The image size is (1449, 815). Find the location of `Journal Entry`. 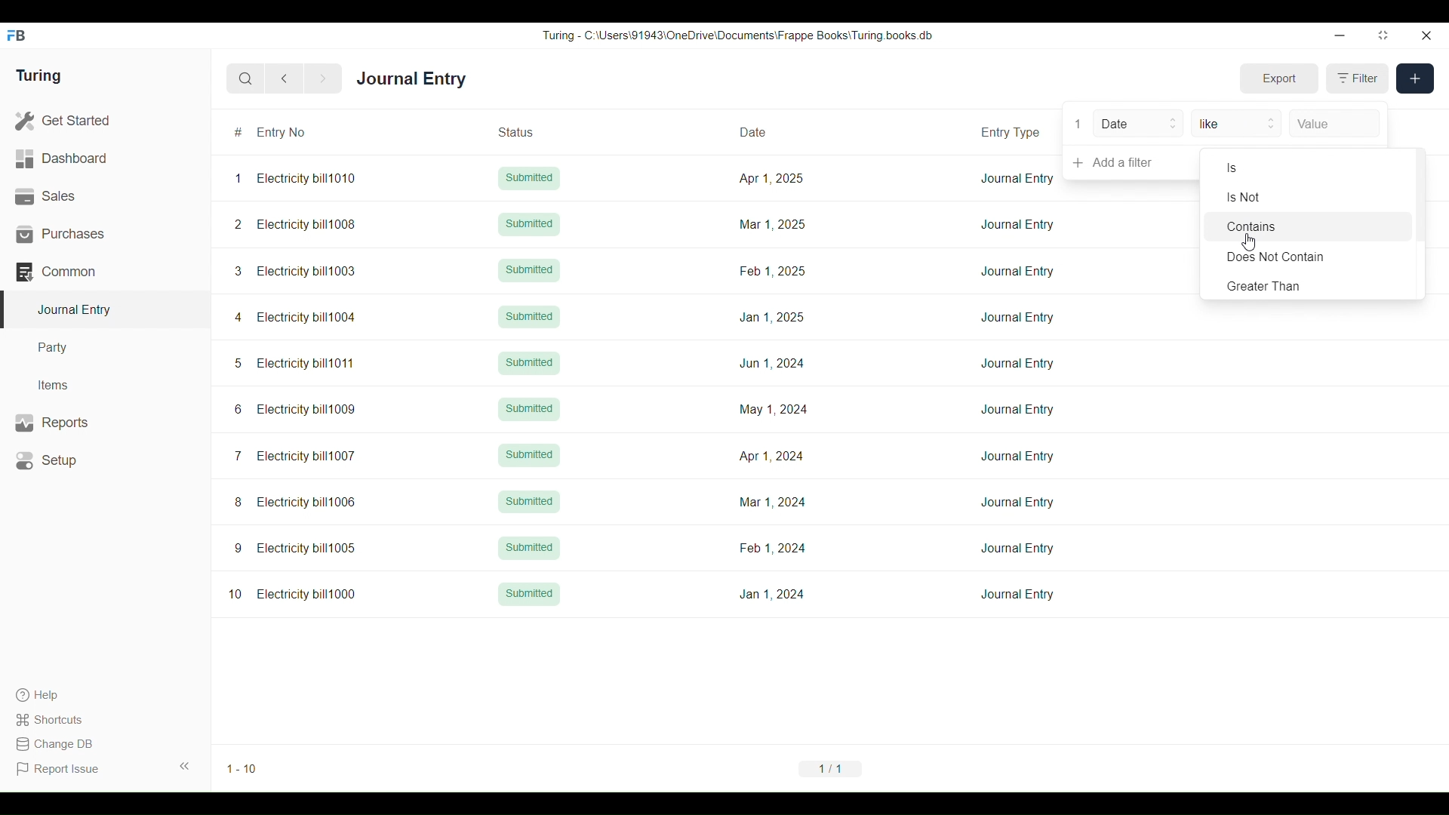

Journal Entry is located at coordinates (1017, 595).